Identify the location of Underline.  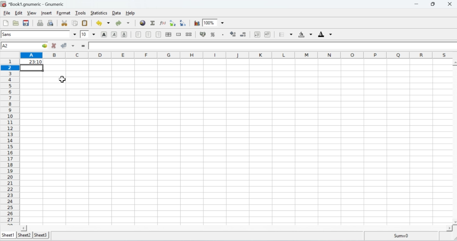
(125, 35).